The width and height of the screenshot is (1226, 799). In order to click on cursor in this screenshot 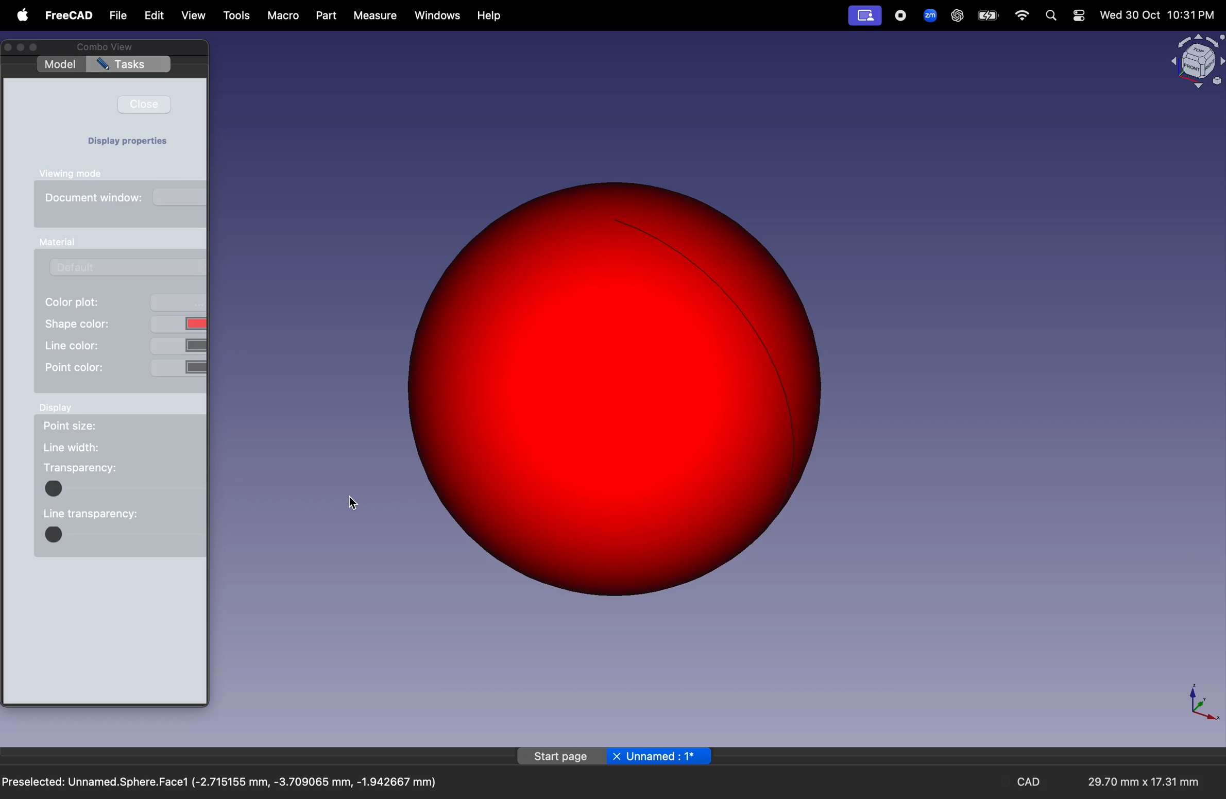, I will do `click(350, 503)`.